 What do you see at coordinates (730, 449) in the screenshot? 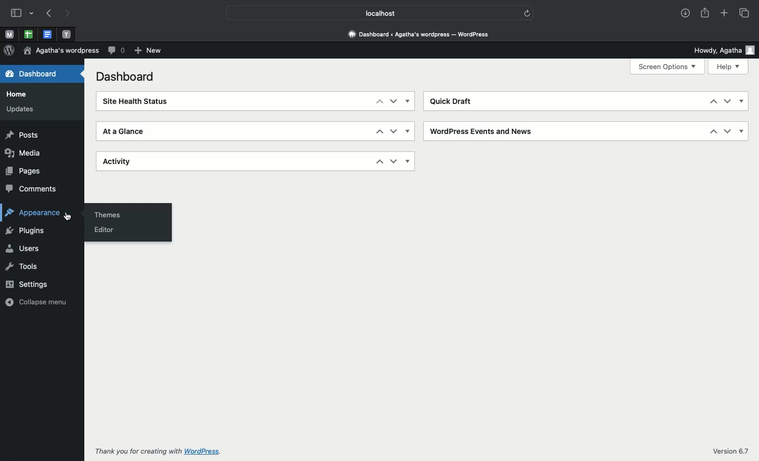
I see `Version 6.7` at bounding box center [730, 449].